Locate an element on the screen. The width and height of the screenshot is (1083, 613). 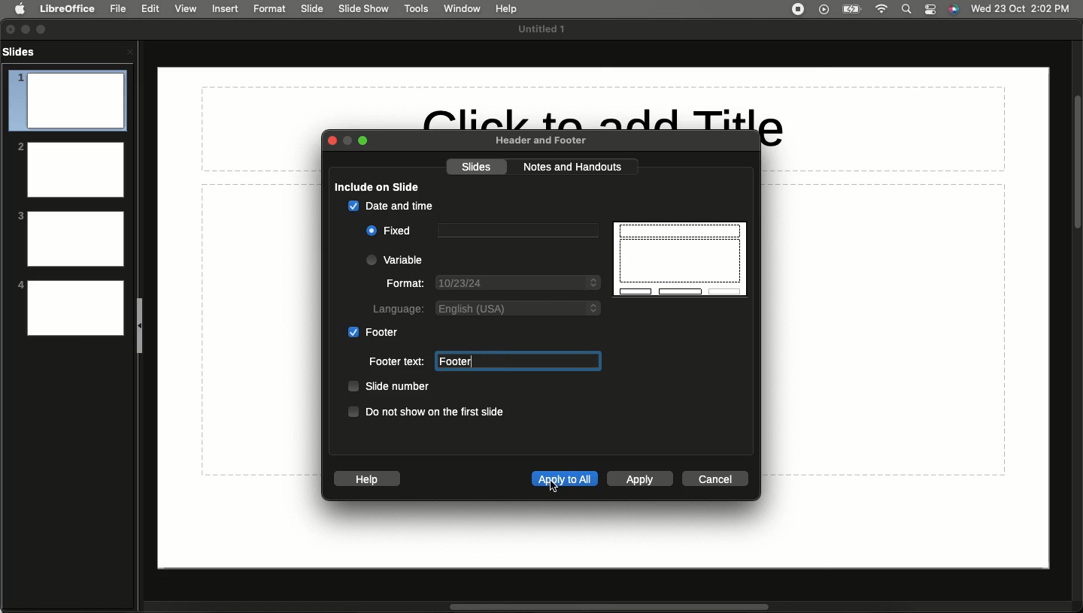
Header and footer is located at coordinates (538, 141).